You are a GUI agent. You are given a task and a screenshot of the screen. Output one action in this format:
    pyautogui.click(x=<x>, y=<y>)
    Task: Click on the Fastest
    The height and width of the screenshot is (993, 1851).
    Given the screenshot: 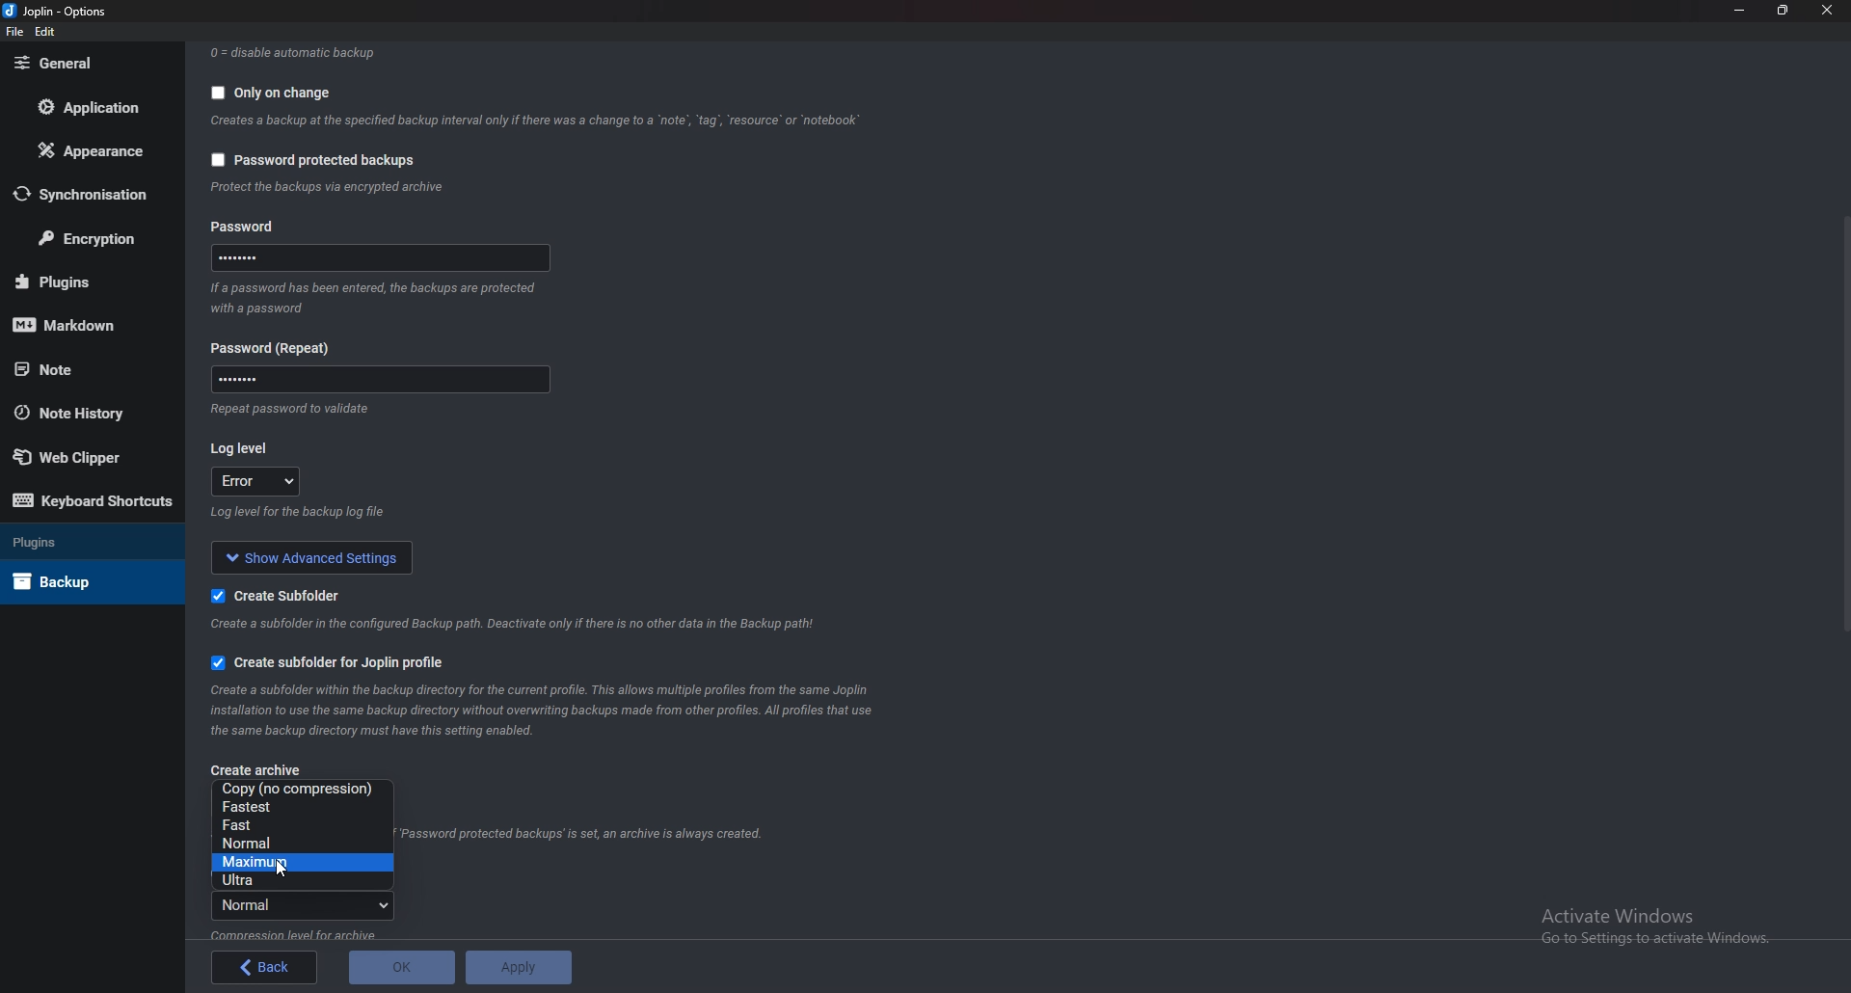 What is the action you would take?
    pyautogui.click(x=297, y=808)
    